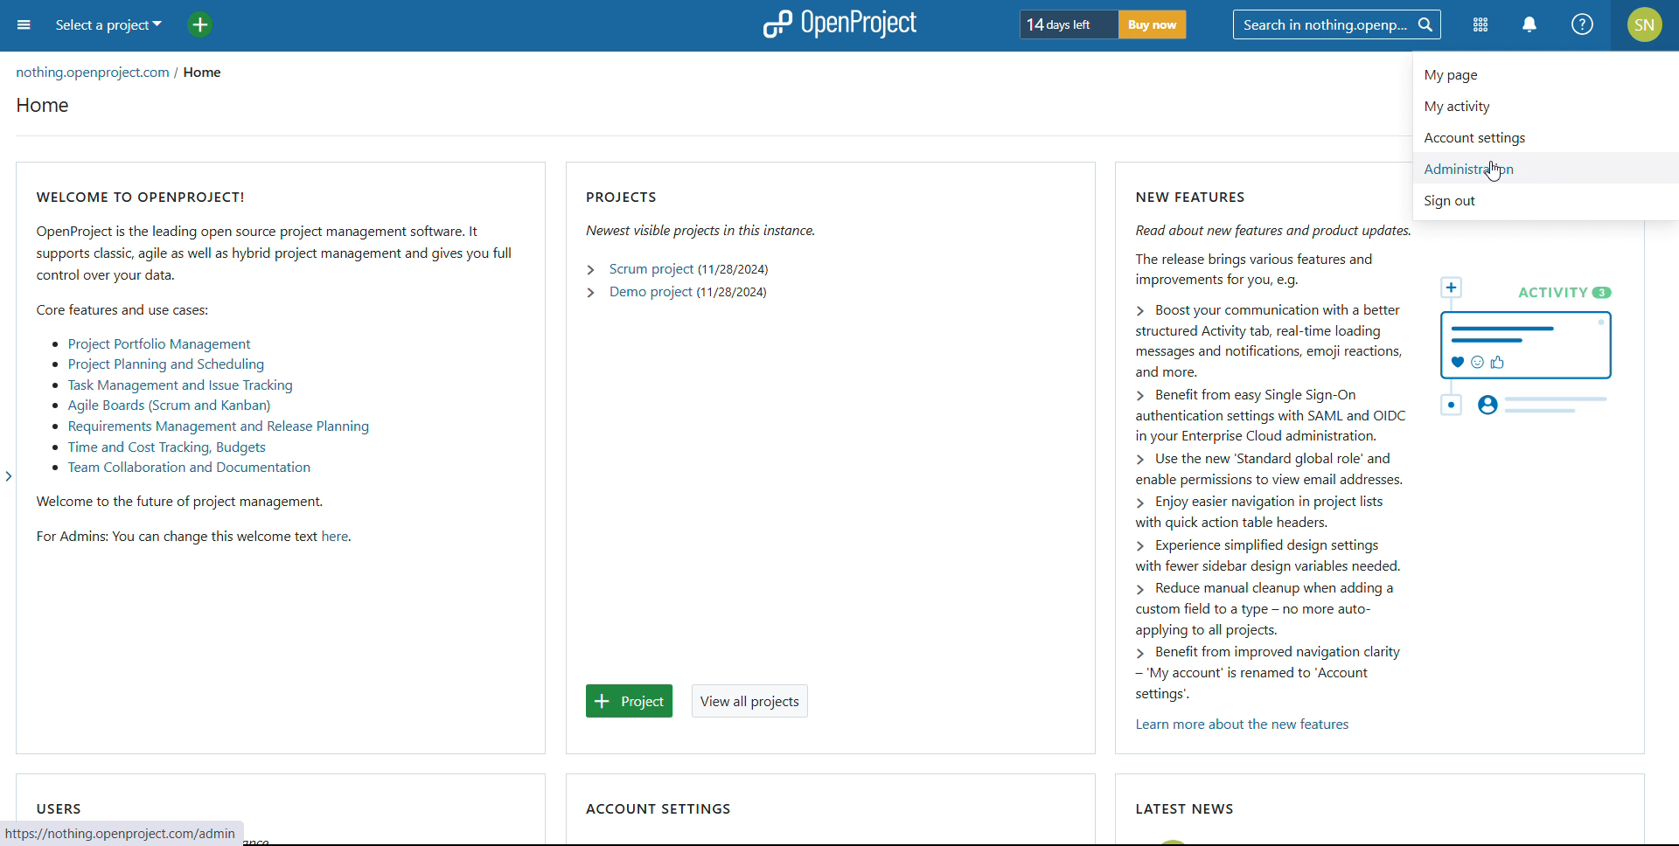 Image resolution: width=1679 pixels, height=846 pixels. Describe the element at coordinates (1495, 171) in the screenshot. I see `cursor` at that location.